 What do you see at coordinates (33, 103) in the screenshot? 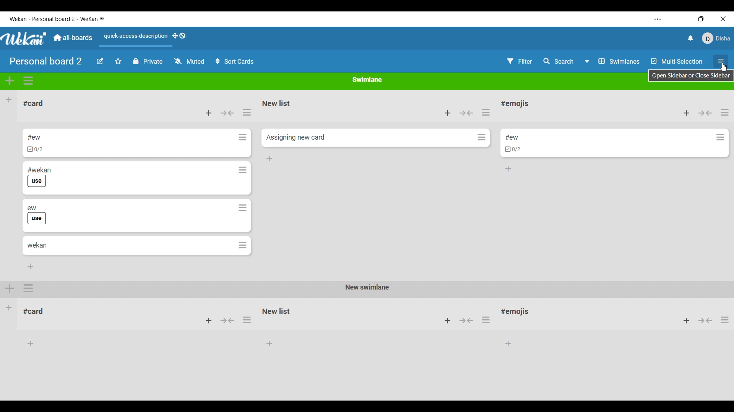
I see `List title` at bounding box center [33, 103].